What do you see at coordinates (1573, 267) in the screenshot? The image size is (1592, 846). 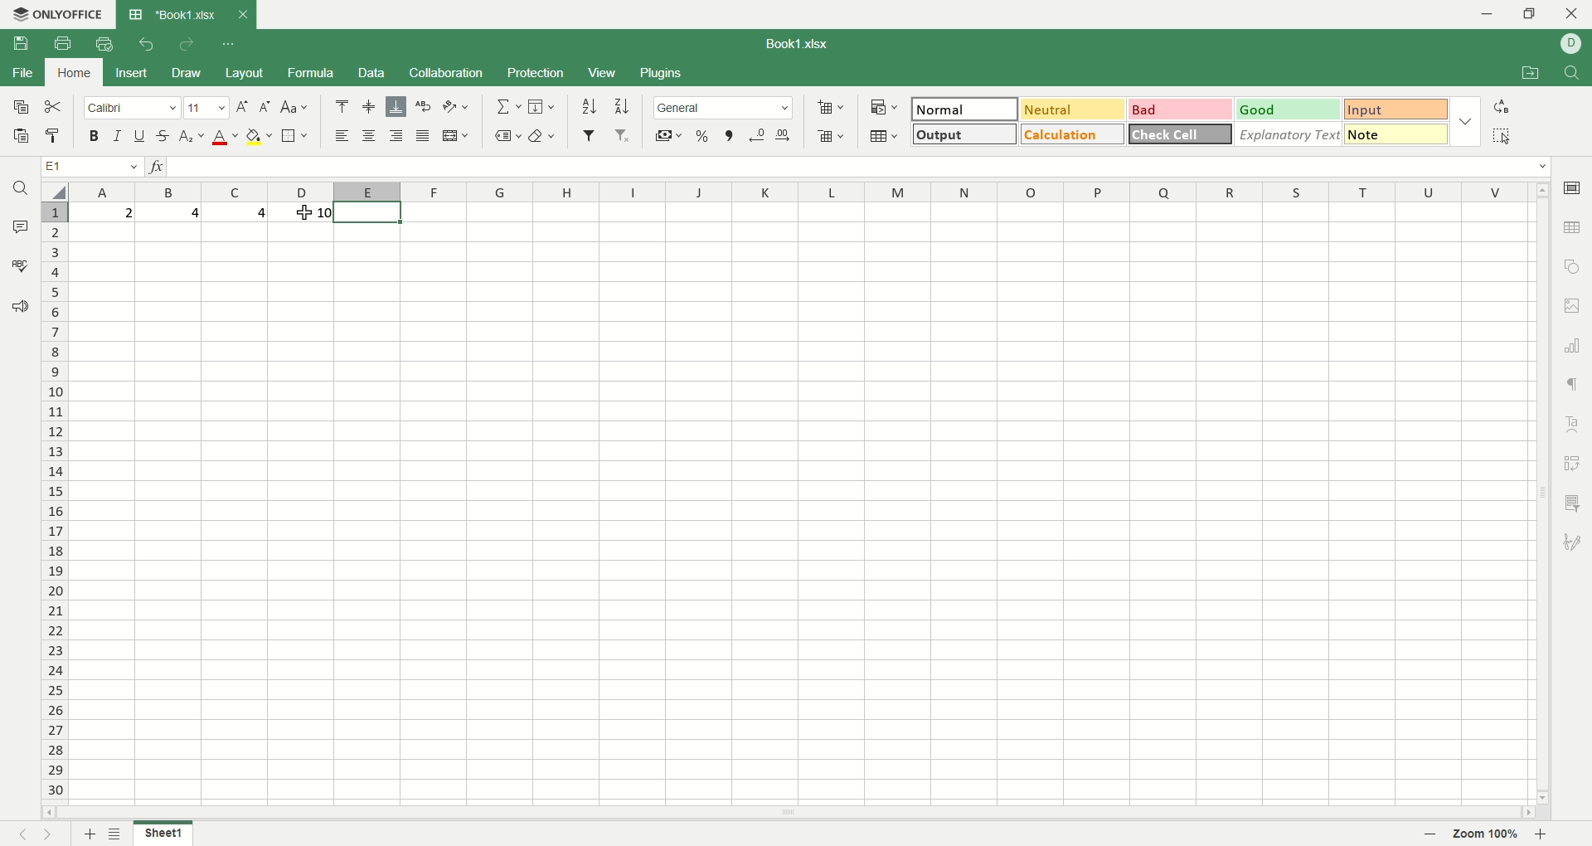 I see `object settings` at bounding box center [1573, 267].